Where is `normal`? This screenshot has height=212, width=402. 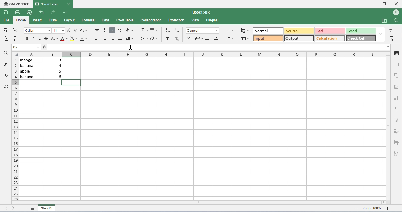
normal is located at coordinates (268, 31).